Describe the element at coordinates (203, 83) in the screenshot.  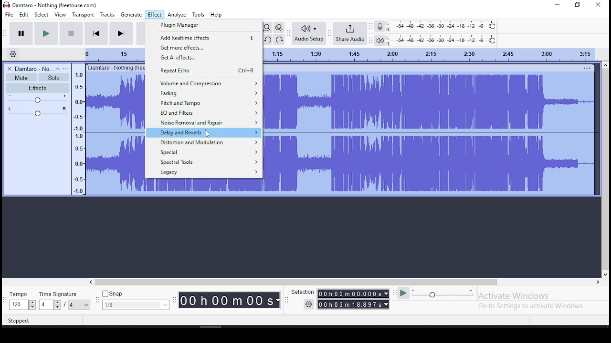
I see `volume and compresion` at that location.